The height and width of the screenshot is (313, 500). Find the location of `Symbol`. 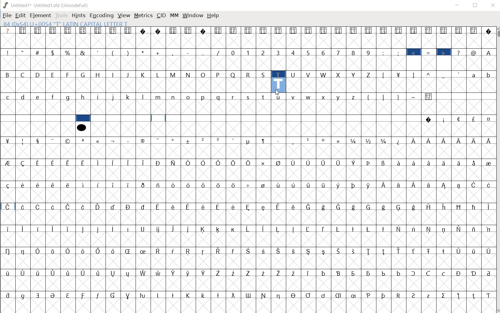

Symbol is located at coordinates (8, 229).